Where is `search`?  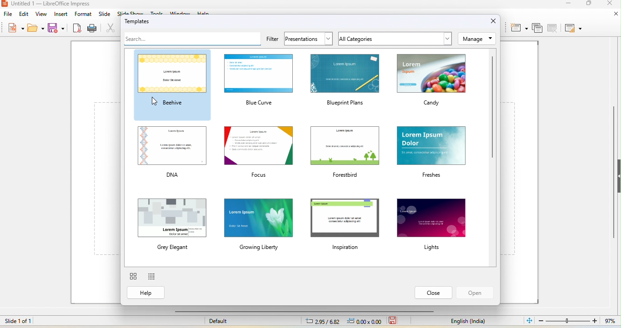
search is located at coordinates (192, 39).